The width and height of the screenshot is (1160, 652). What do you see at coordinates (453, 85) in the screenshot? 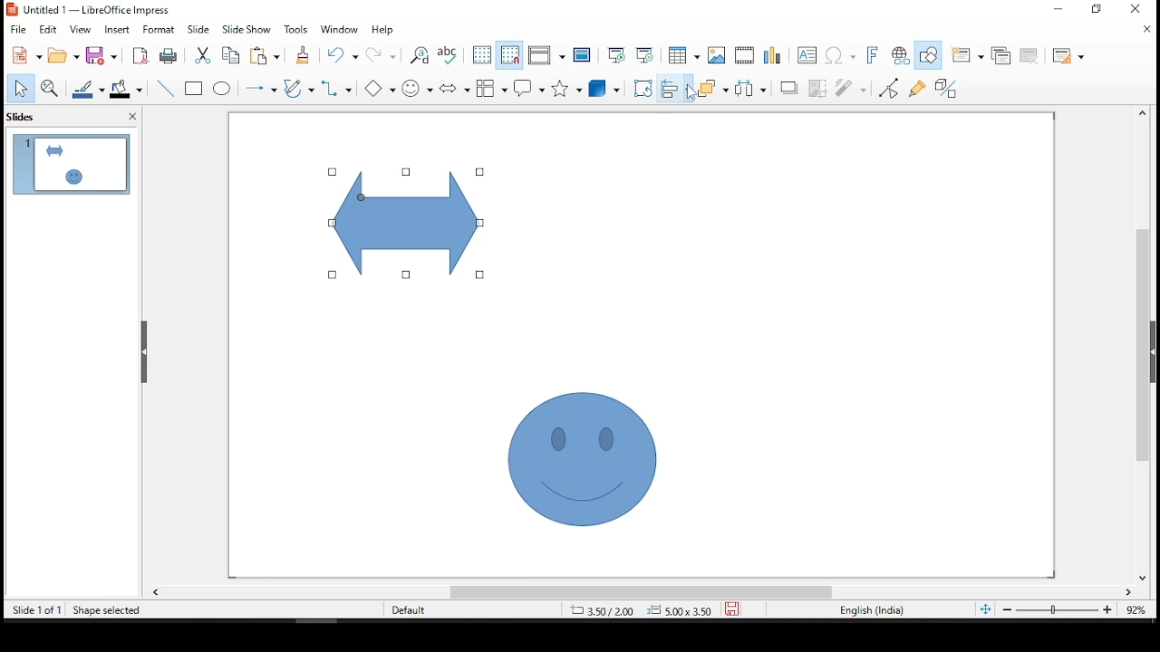
I see `block arrows` at bounding box center [453, 85].